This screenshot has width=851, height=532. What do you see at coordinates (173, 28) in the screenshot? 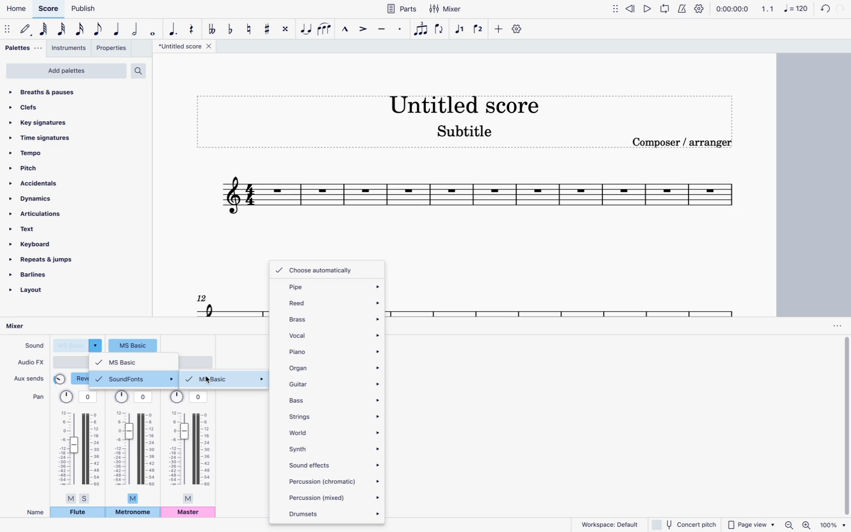
I see `augmentation dot` at bounding box center [173, 28].